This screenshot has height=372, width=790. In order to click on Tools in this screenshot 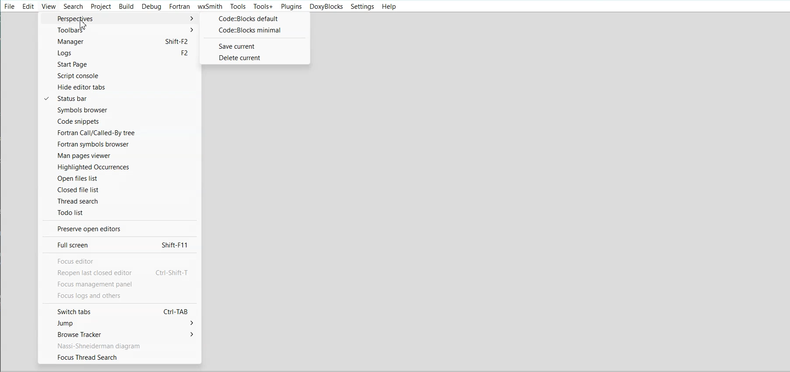, I will do `click(238, 6)`.